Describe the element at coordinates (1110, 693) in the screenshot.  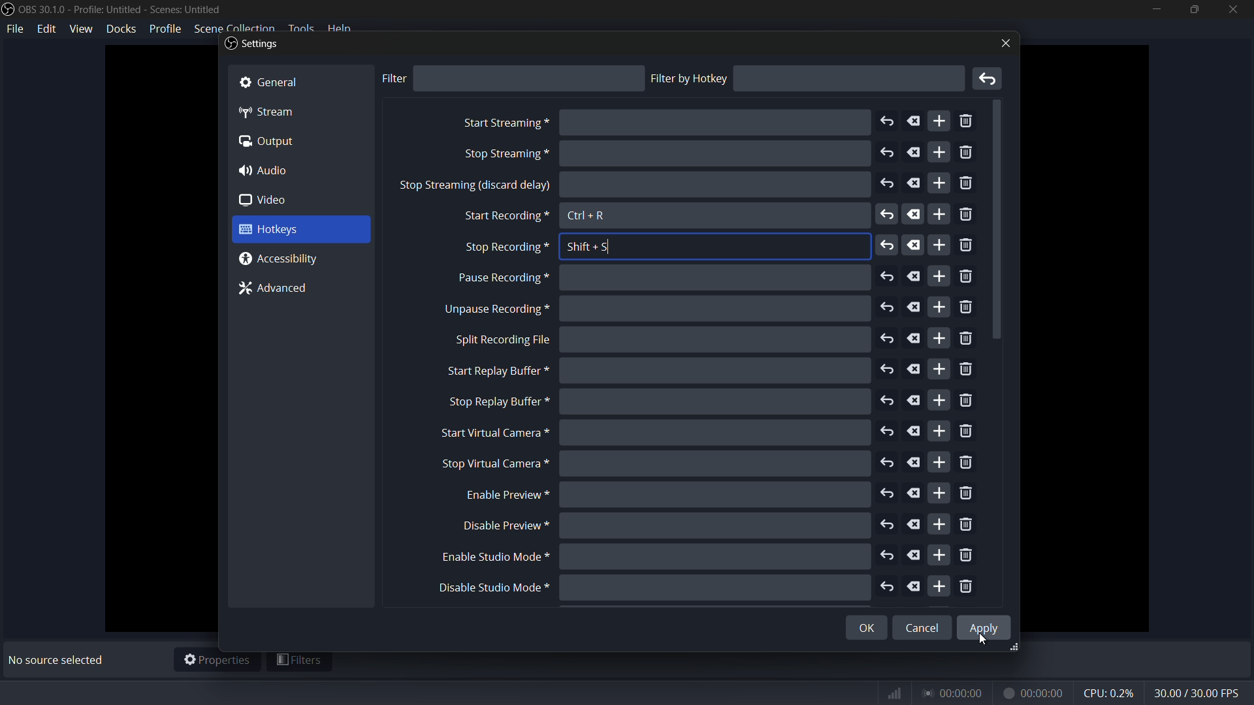
I see `cpu usage` at that location.